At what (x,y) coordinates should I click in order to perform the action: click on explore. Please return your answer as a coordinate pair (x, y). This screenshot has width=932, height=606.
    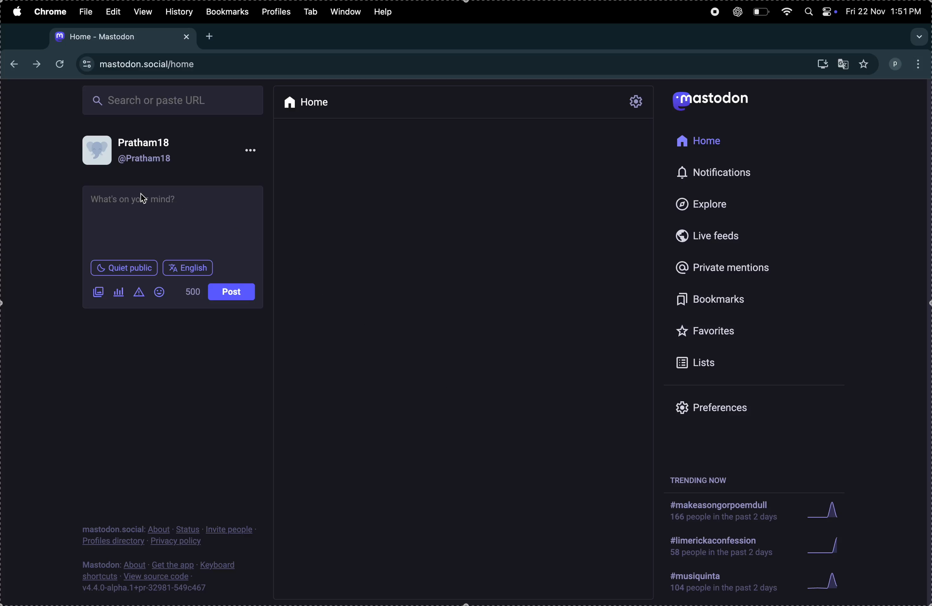
    Looking at the image, I should click on (726, 202).